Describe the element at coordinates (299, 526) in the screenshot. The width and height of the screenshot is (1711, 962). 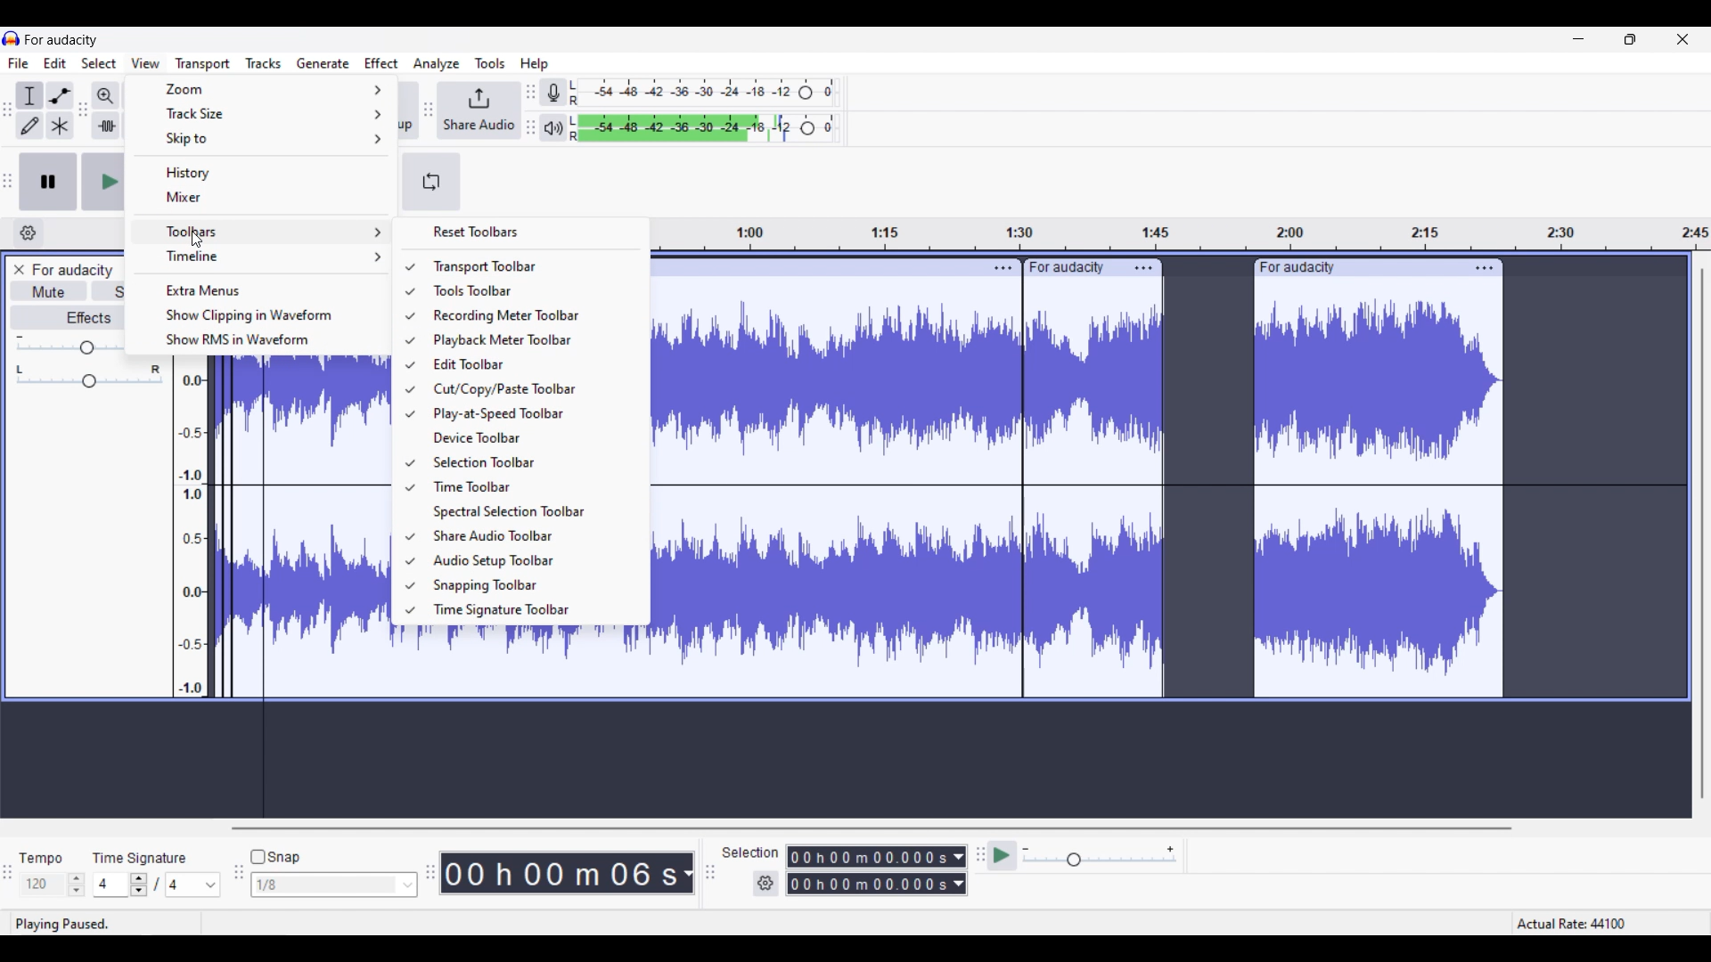
I see `track waveform` at that location.